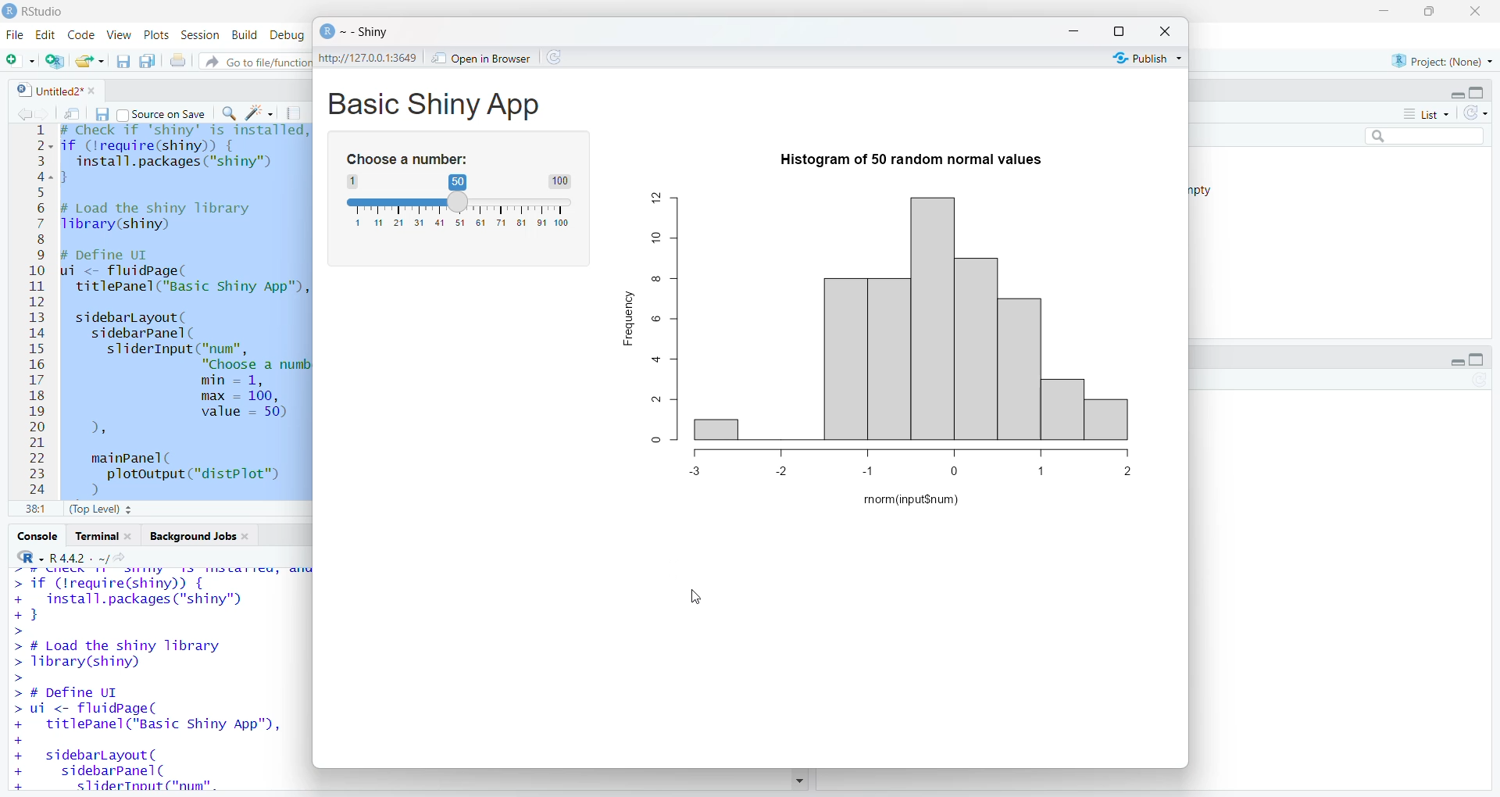  I want to click on minimize, so click(1384, 11).